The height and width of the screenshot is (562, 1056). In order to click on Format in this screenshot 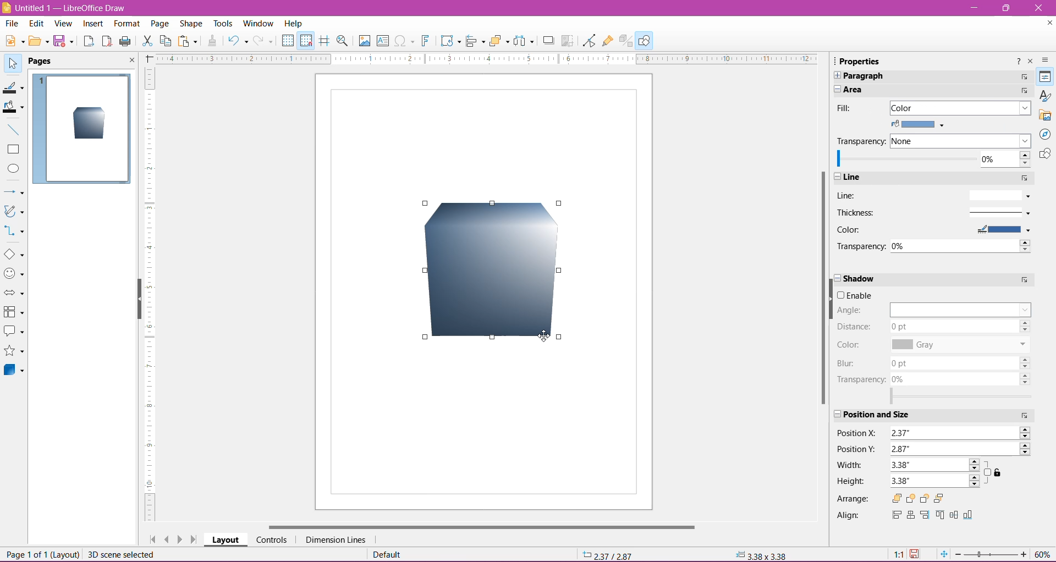, I will do `click(126, 24)`.